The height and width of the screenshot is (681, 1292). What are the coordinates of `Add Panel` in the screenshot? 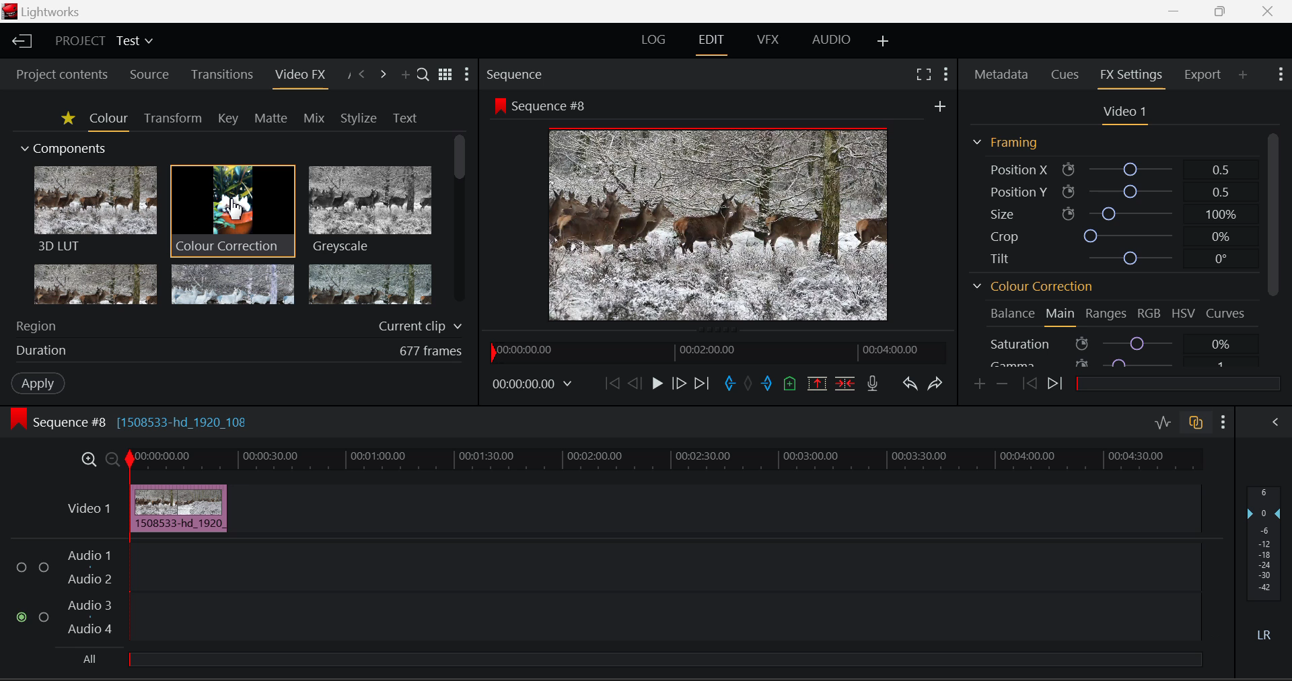 It's located at (1242, 73).